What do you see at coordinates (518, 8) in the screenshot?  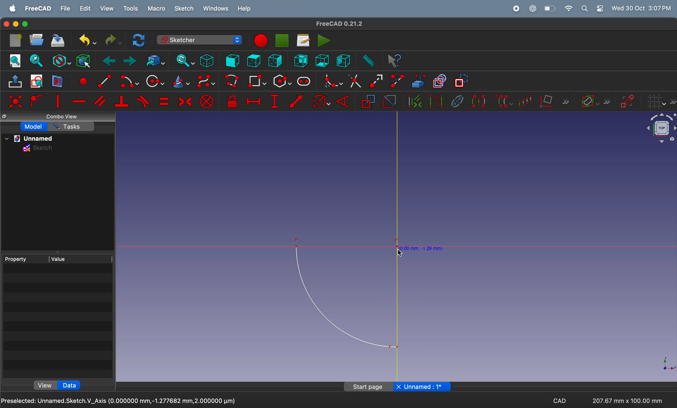 I see `record` at bounding box center [518, 8].